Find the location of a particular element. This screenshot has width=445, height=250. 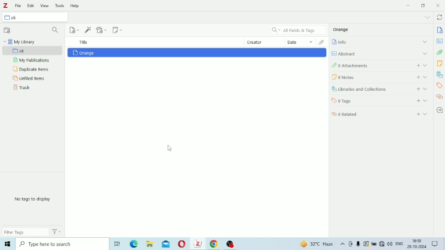

Meet Now is located at coordinates (351, 244).